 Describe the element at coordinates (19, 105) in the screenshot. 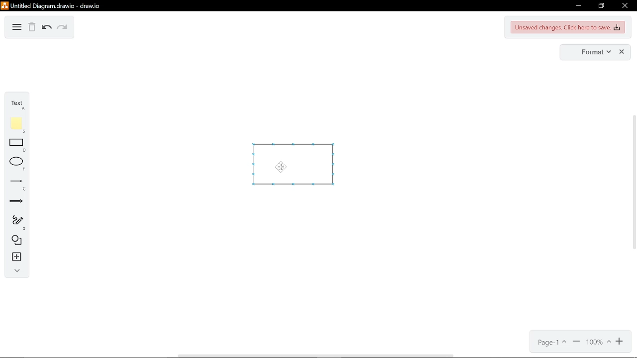

I see `text` at that location.